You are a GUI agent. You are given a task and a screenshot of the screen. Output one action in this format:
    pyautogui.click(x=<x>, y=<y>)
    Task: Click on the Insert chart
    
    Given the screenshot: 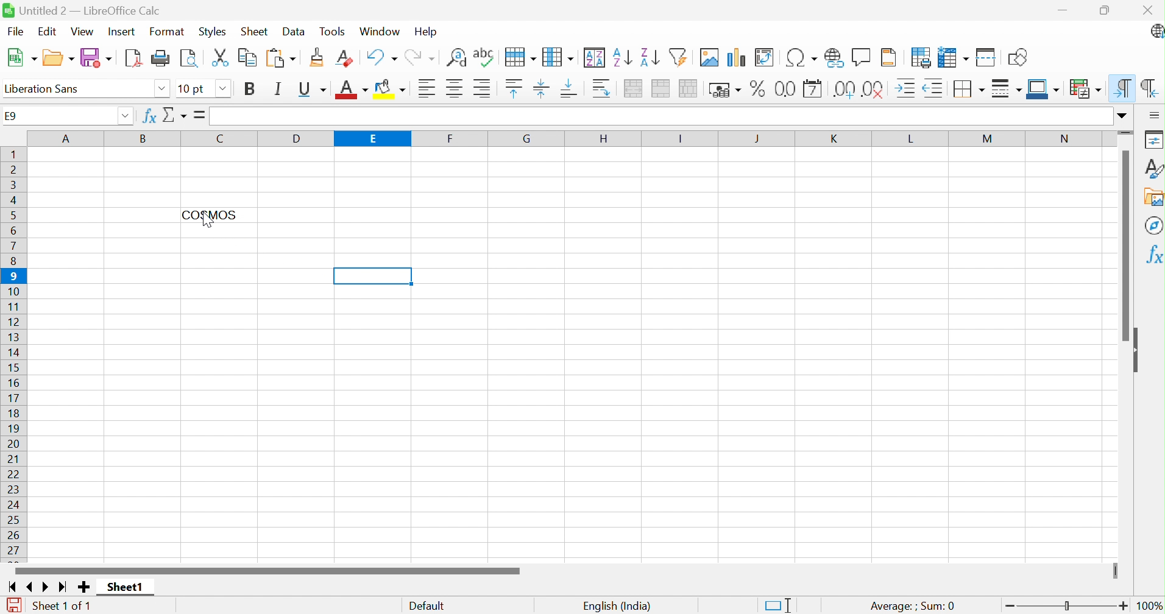 What is the action you would take?
    pyautogui.click(x=734, y=57)
    